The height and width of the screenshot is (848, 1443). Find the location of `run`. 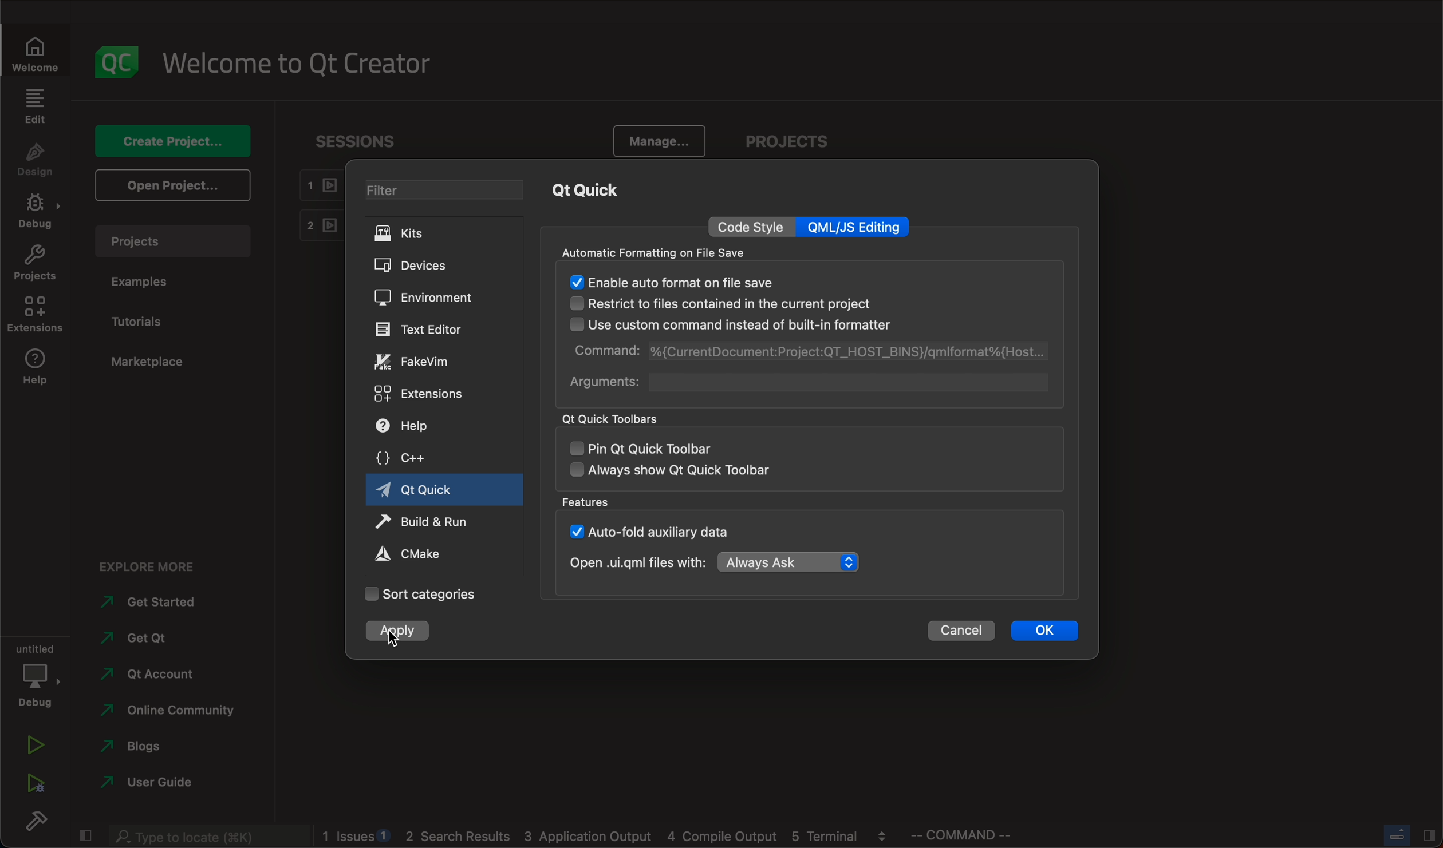

run is located at coordinates (37, 745).